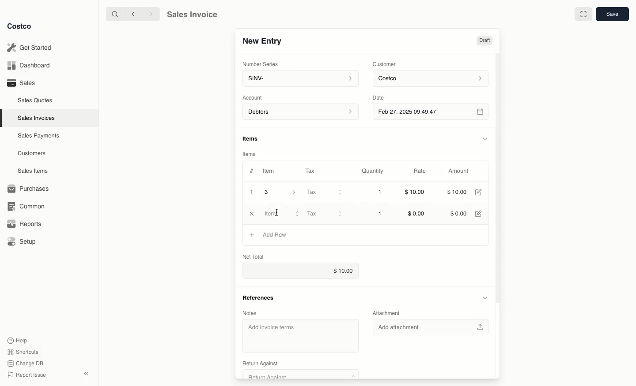 The width and height of the screenshot is (636, 386). Describe the element at coordinates (20, 26) in the screenshot. I see `Costco` at that location.